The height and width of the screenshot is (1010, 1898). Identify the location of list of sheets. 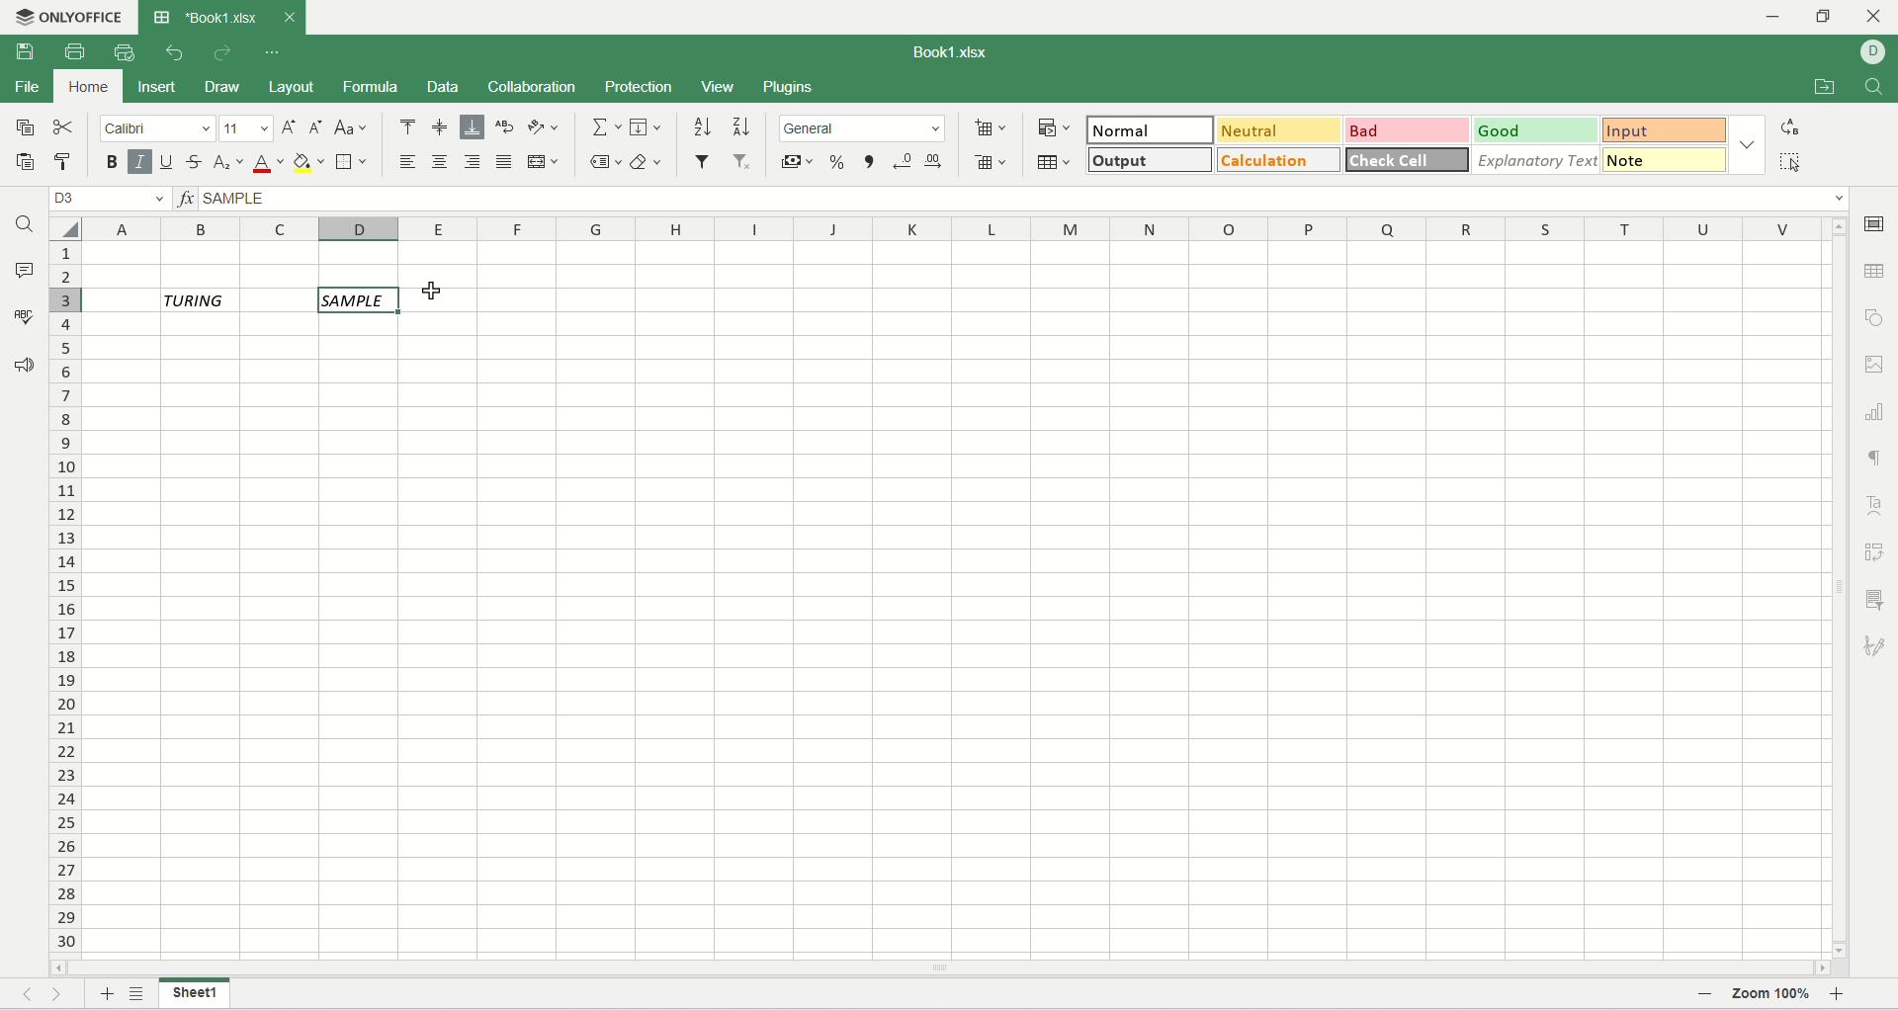
(139, 993).